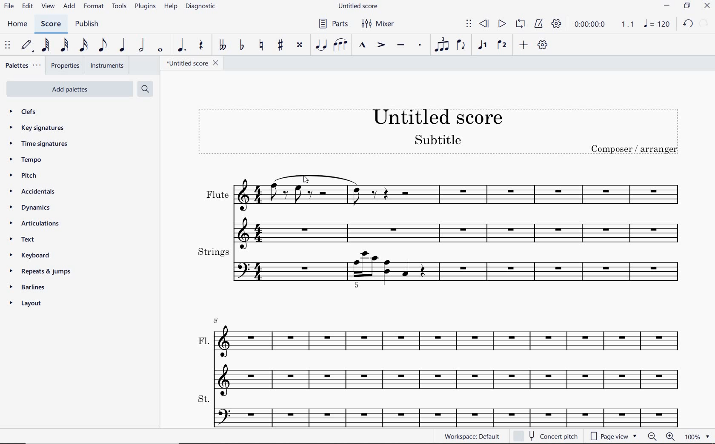  Describe the element at coordinates (363, 46) in the screenshot. I see `MARCATO` at that location.